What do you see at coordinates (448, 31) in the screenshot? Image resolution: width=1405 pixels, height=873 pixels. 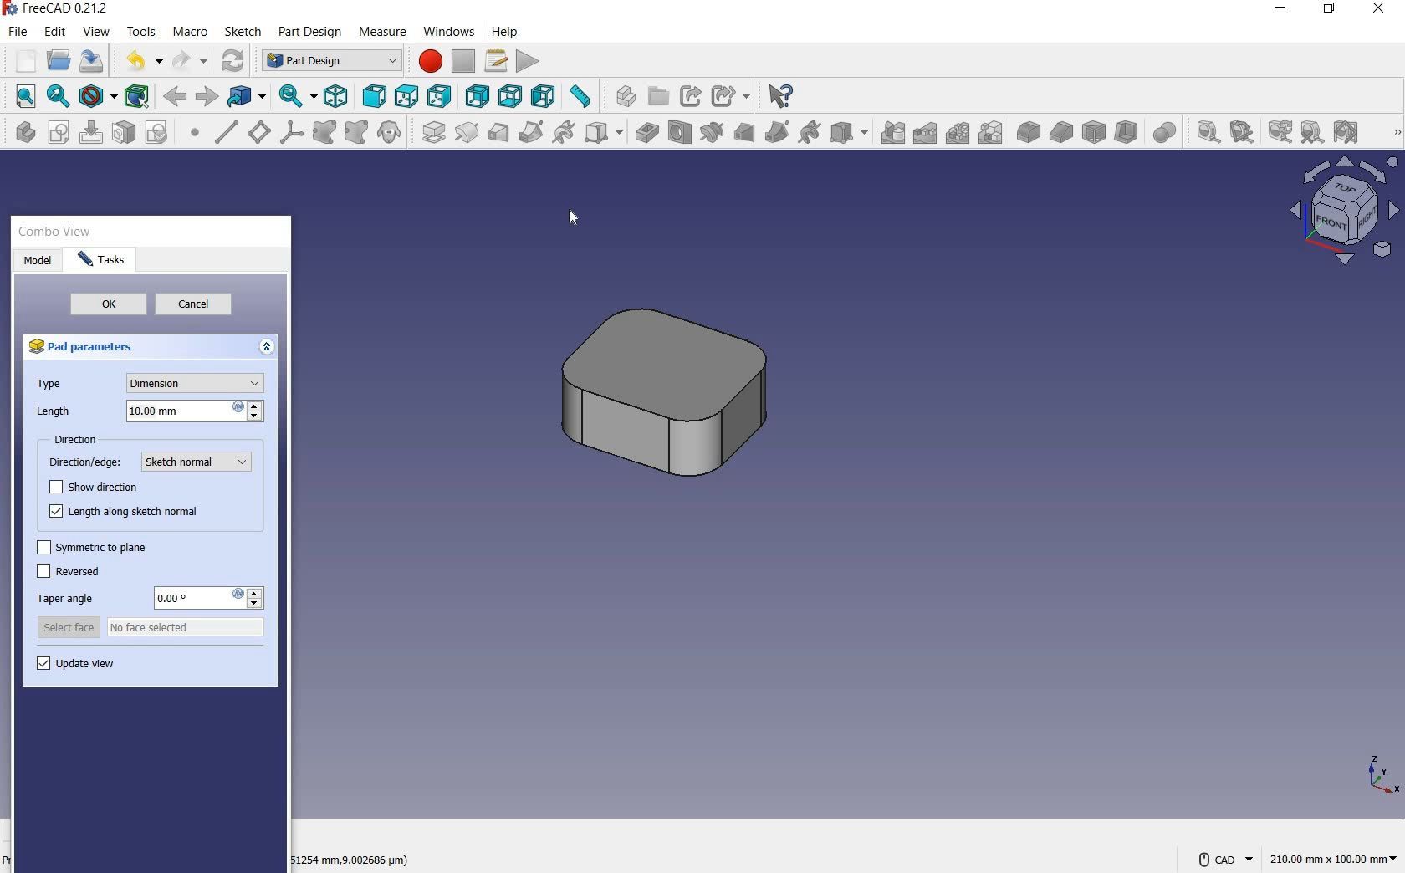 I see `Cursor` at bounding box center [448, 31].